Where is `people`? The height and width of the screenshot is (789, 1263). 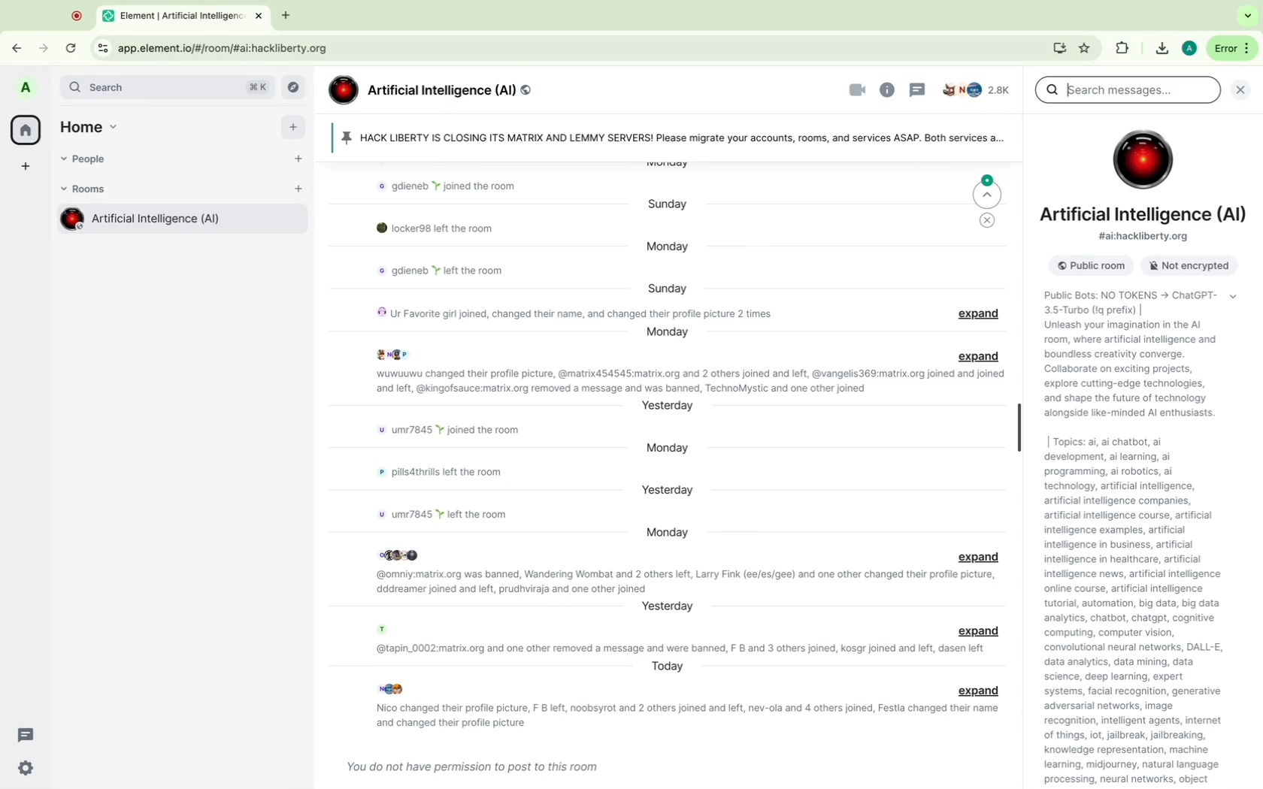 people is located at coordinates (977, 91).